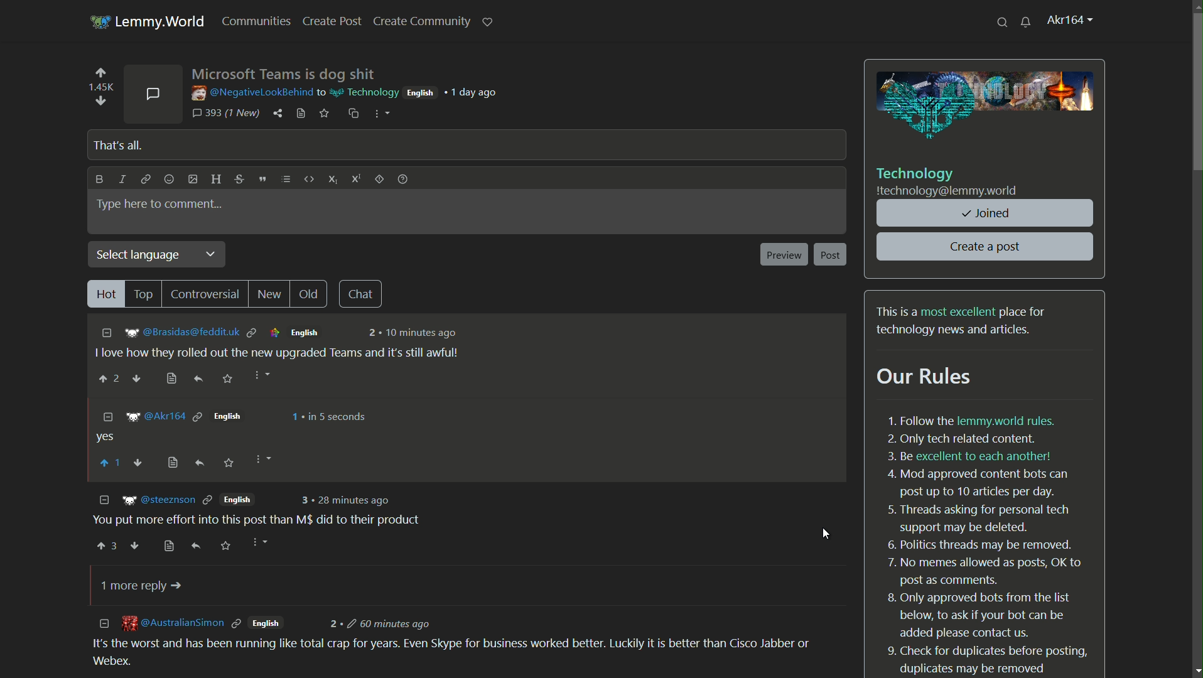 This screenshot has width=1203, height=678. I want to click on collapse, so click(110, 416).